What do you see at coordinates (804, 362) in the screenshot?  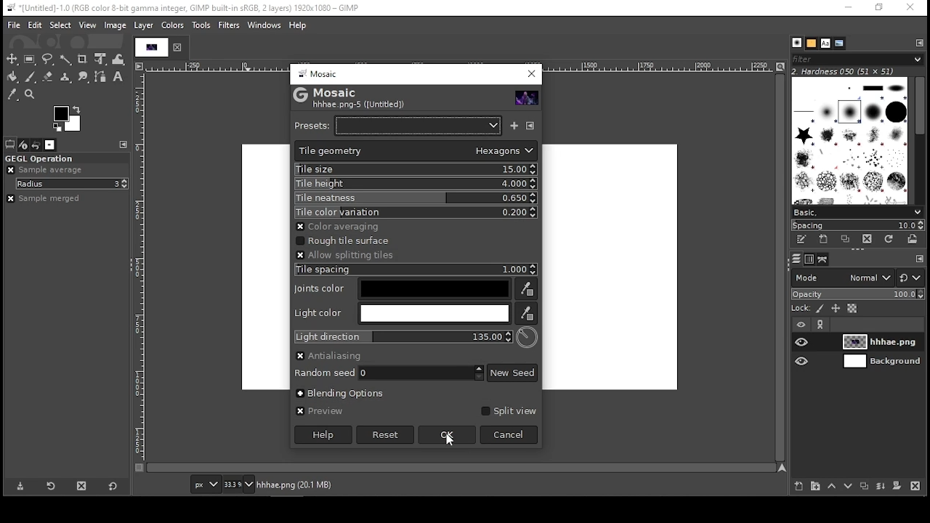 I see `layer visibility on/off` at bounding box center [804, 362].